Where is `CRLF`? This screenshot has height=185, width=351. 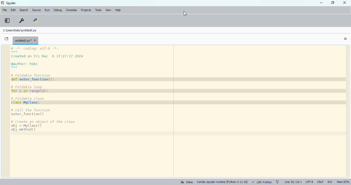 CRLF is located at coordinates (320, 182).